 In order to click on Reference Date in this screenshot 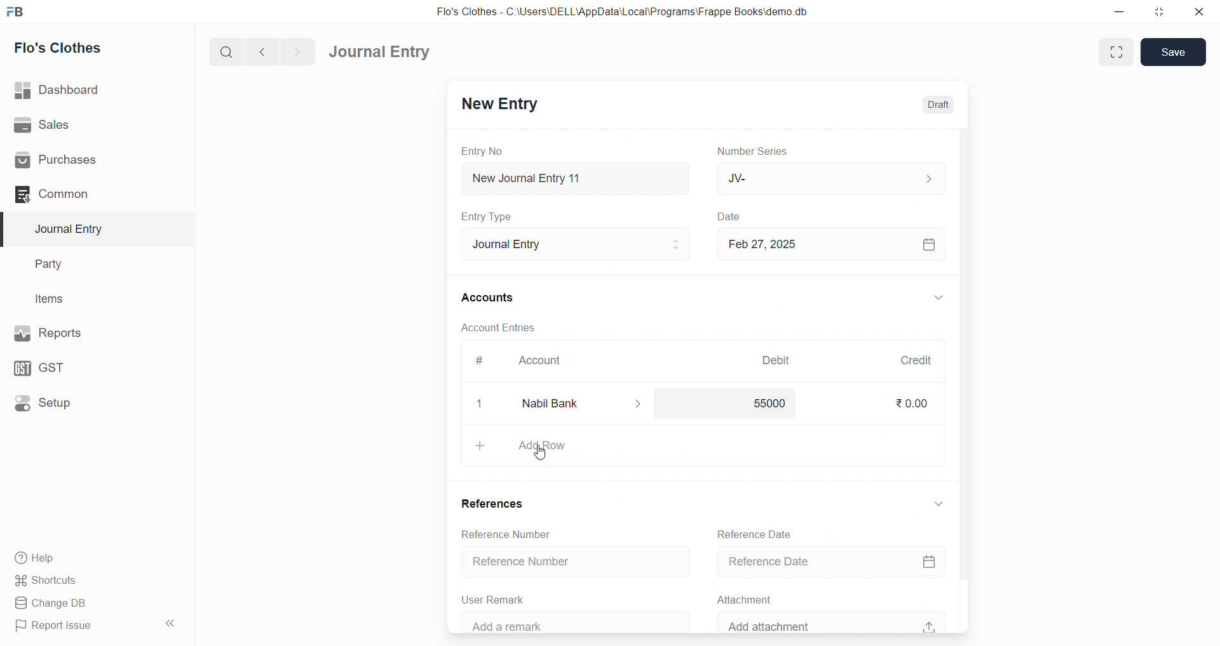, I will do `click(754, 533)`.